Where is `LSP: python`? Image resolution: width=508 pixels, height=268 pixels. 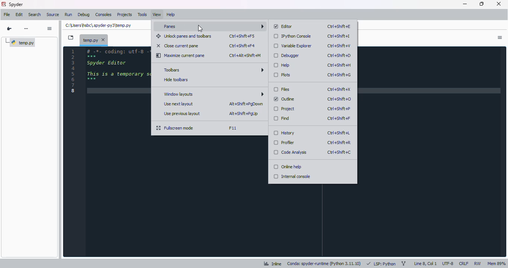
LSP: python is located at coordinates (381, 264).